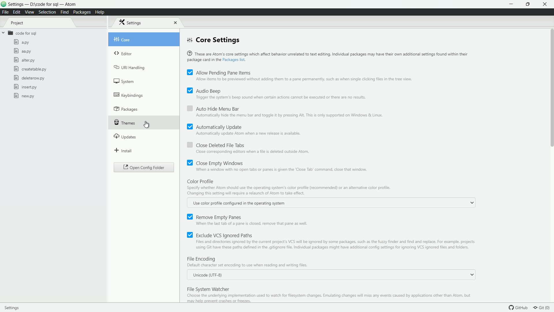 The width and height of the screenshot is (554, 312). I want to click on unicode utf 8, so click(207, 275).